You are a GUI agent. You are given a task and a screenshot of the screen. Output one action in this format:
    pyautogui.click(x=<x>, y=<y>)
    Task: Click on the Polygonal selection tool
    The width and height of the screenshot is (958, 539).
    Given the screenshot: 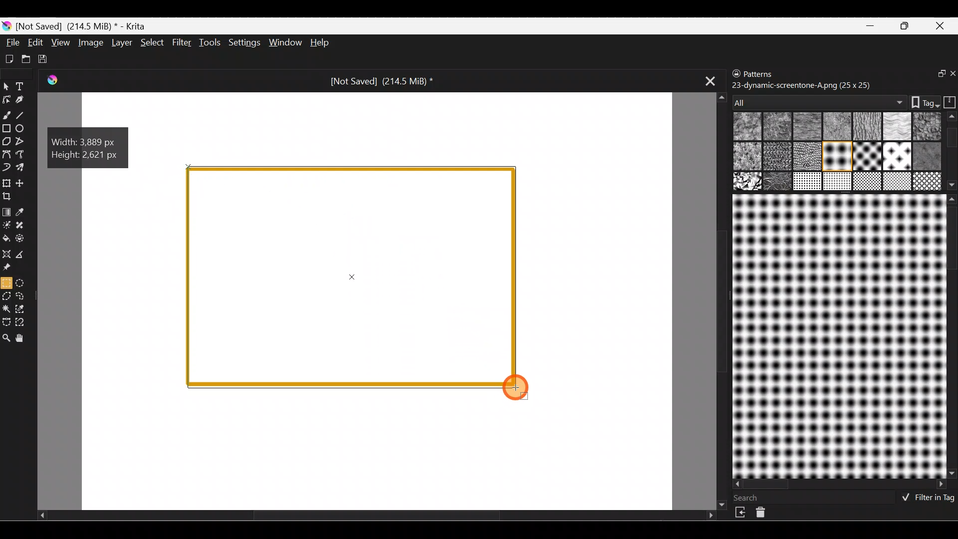 What is the action you would take?
    pyautogui.click(x=7, y=295)
    